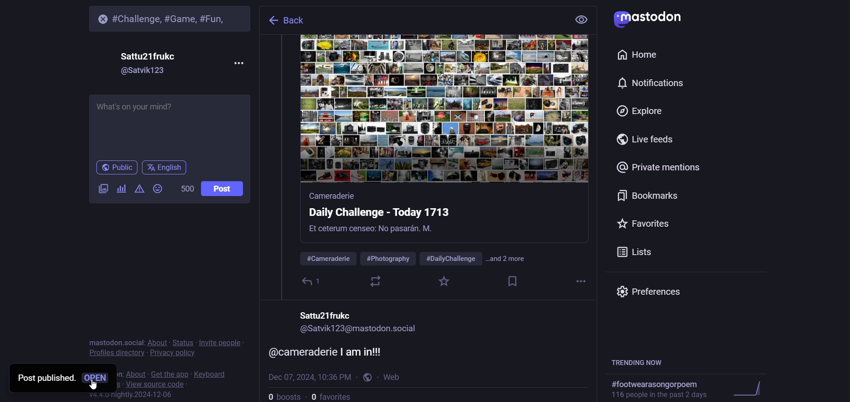 The image size is (850, 402). I want to click on favorites, so click(644, 223).